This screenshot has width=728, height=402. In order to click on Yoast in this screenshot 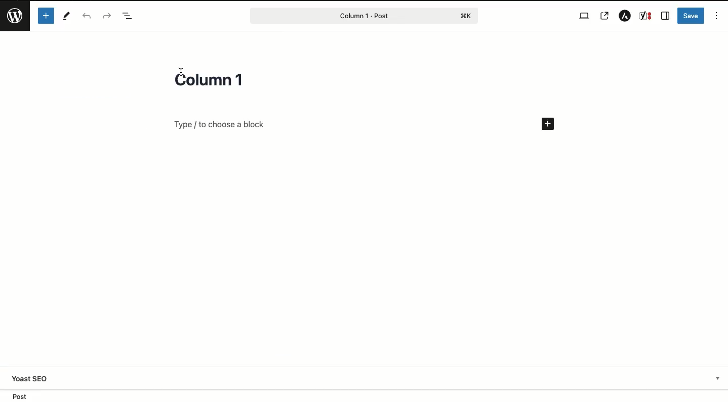, I will do `click(646, 16)`.